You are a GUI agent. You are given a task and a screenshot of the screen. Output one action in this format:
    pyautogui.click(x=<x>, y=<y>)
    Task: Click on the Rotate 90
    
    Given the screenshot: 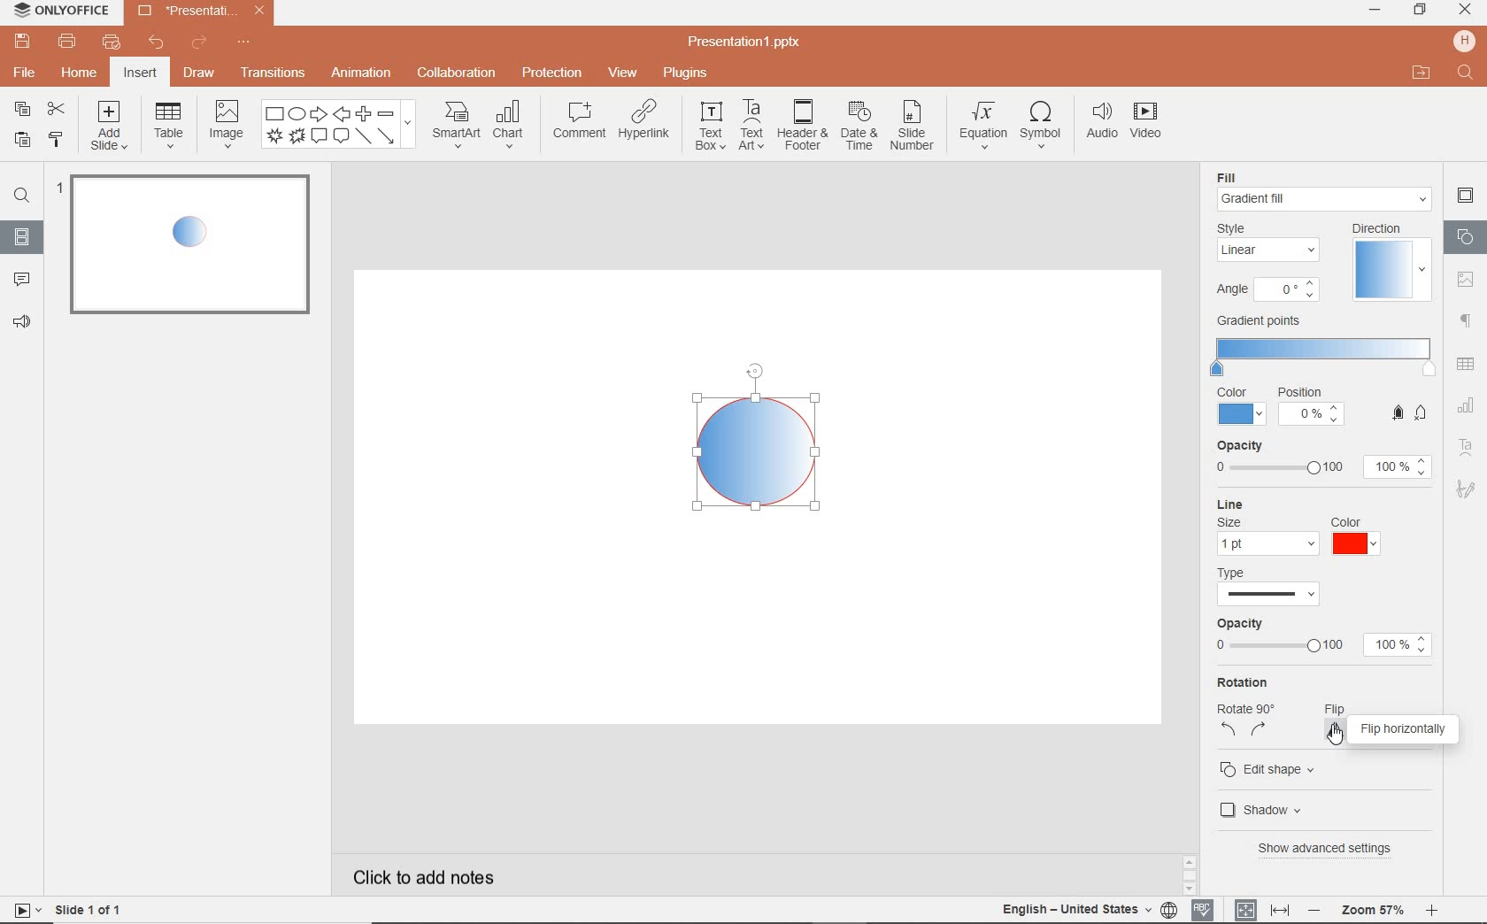 What is the action you would take?
    pyautogui.click(x=1245, y=710)
    